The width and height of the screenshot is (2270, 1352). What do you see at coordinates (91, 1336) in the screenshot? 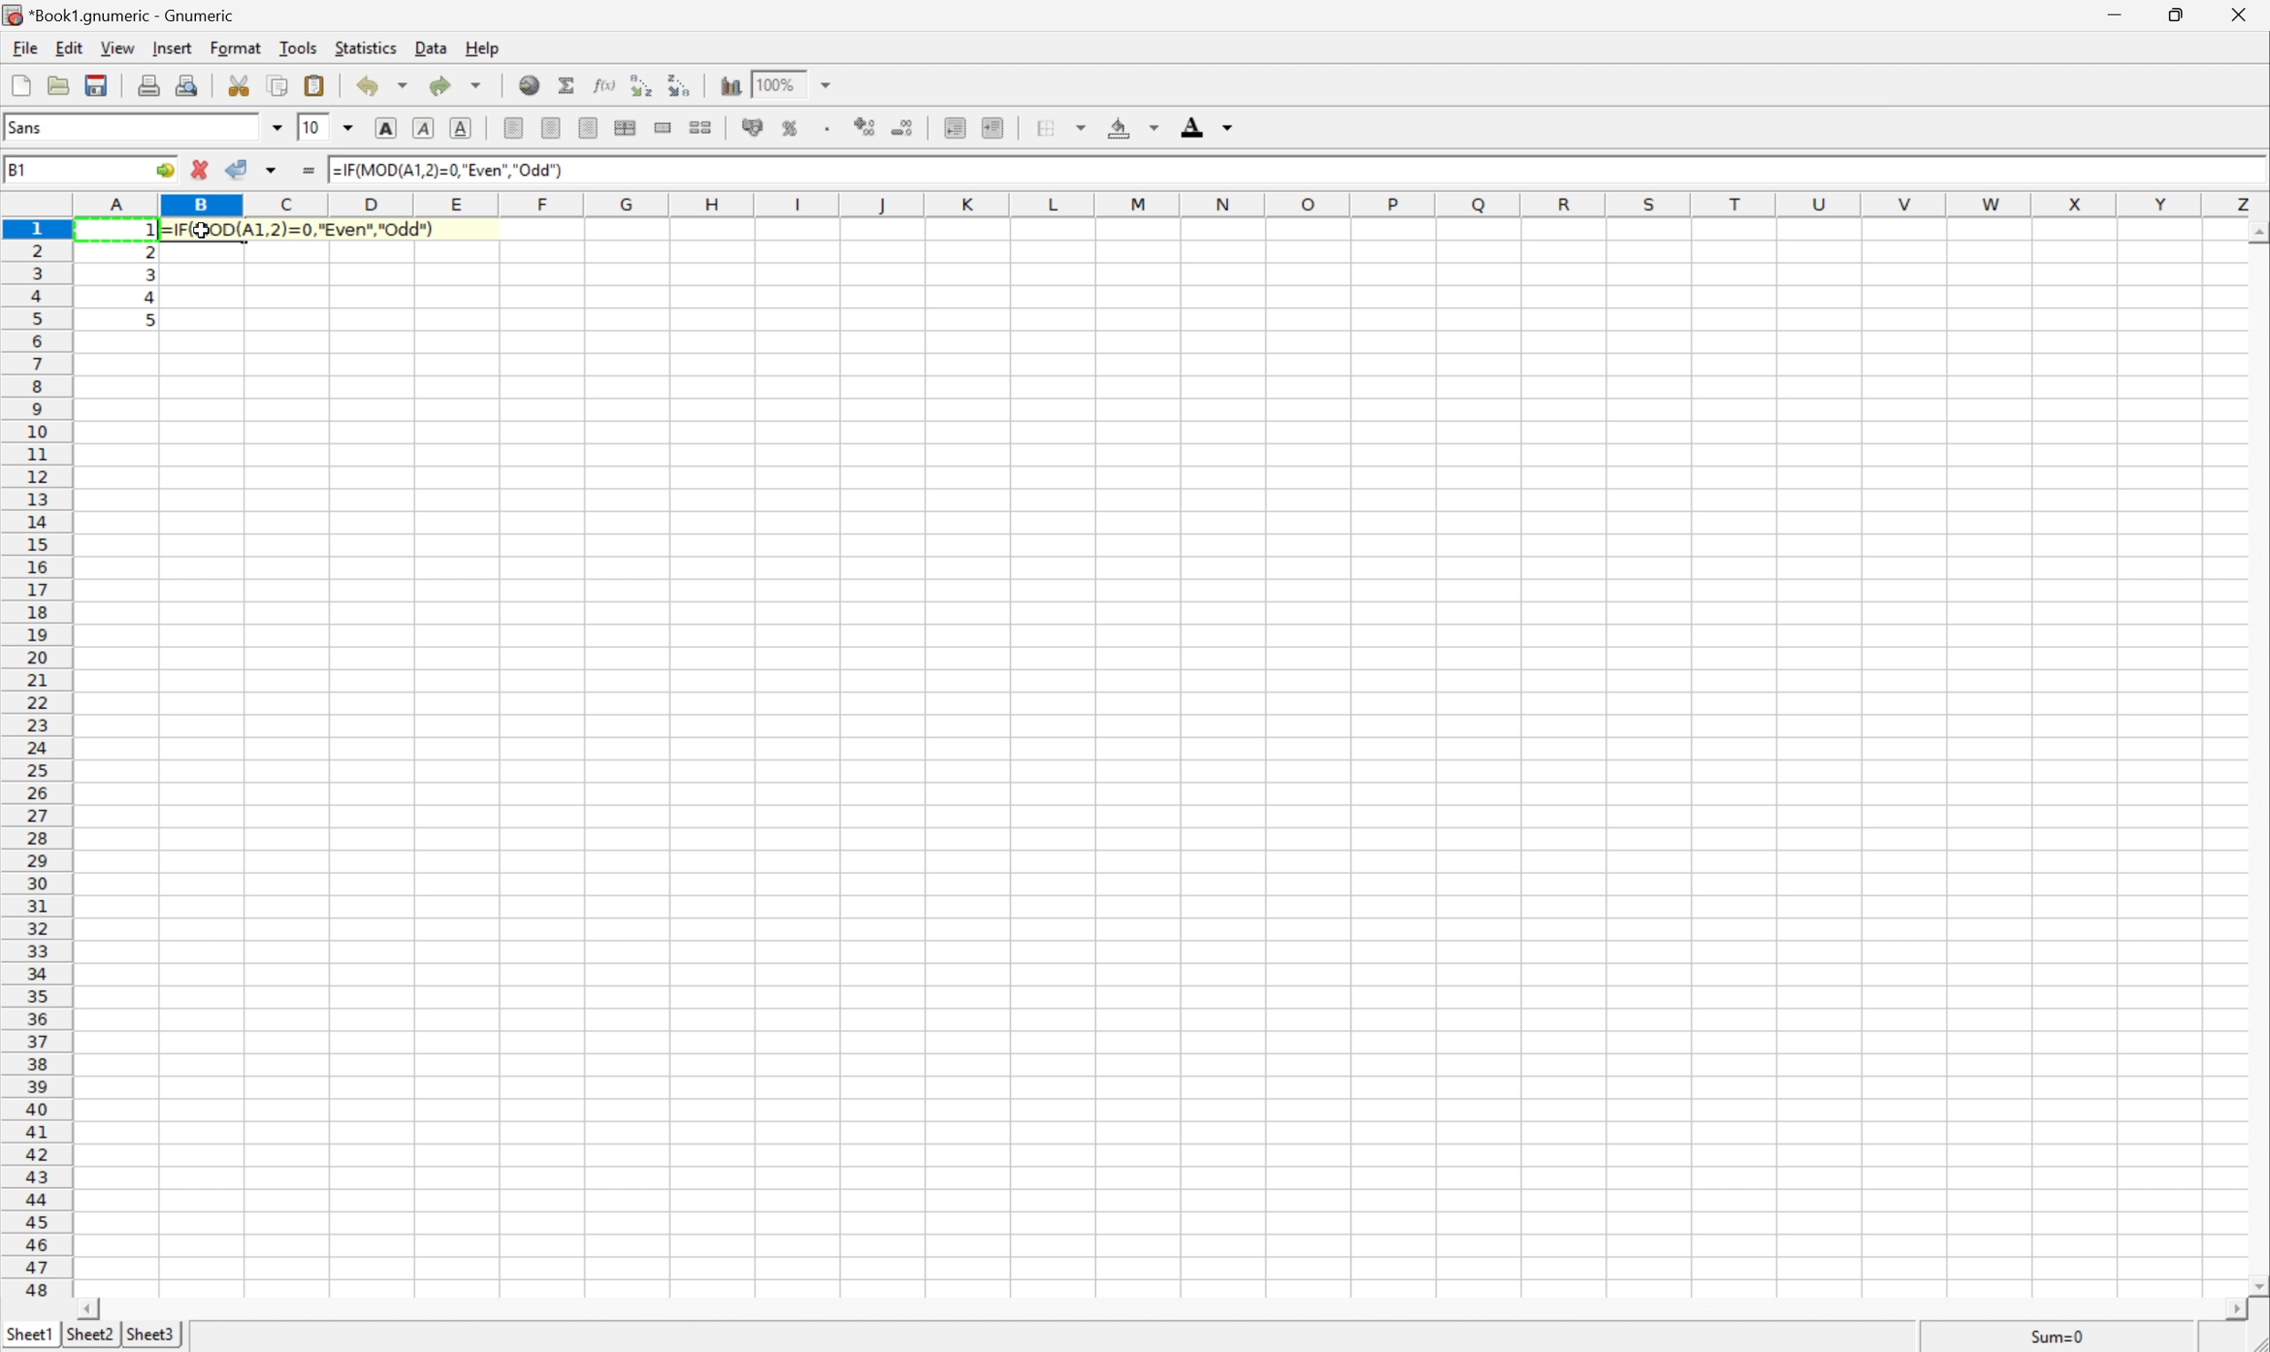
I see `Sheet2` at bounding box center [91, 1336].